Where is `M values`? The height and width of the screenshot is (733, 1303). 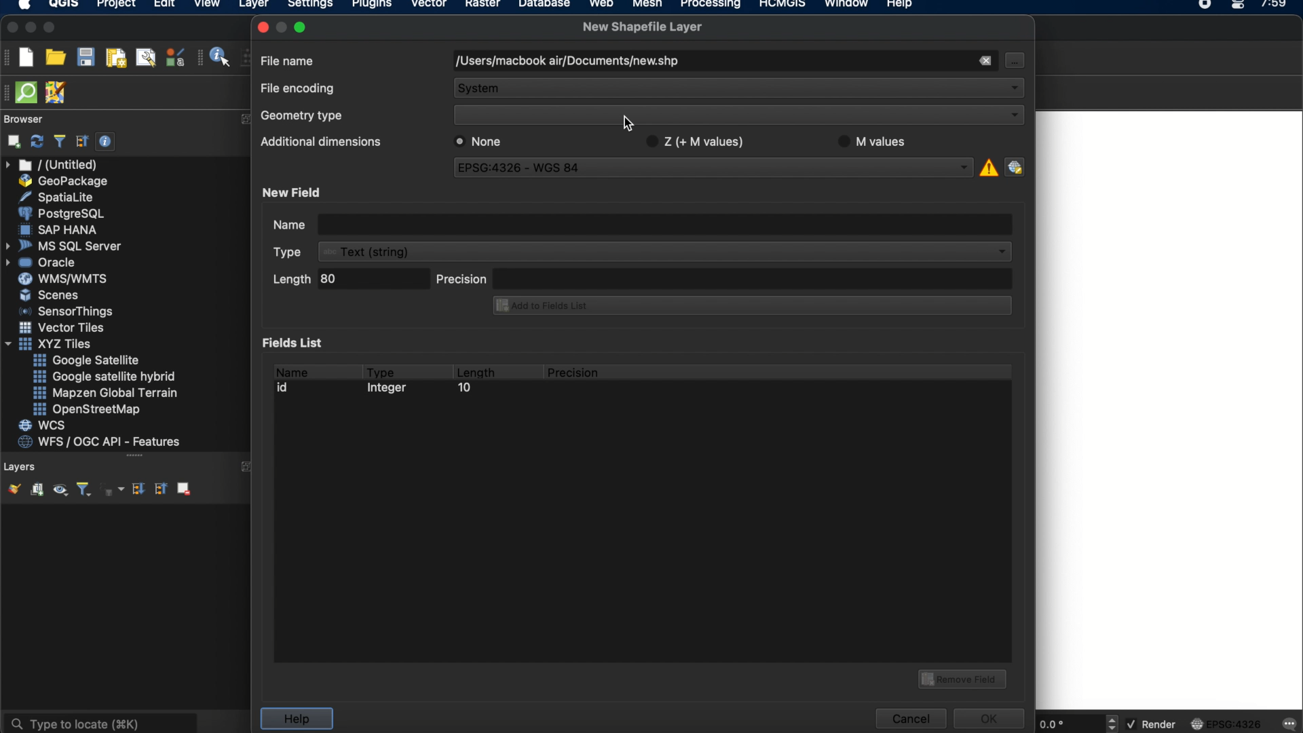
M values is located at coordinates (873, 140).